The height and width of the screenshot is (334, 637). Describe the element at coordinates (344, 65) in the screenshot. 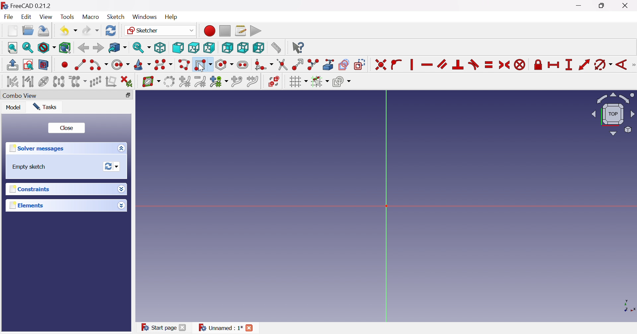

I see `Create carbon copy` at that location.